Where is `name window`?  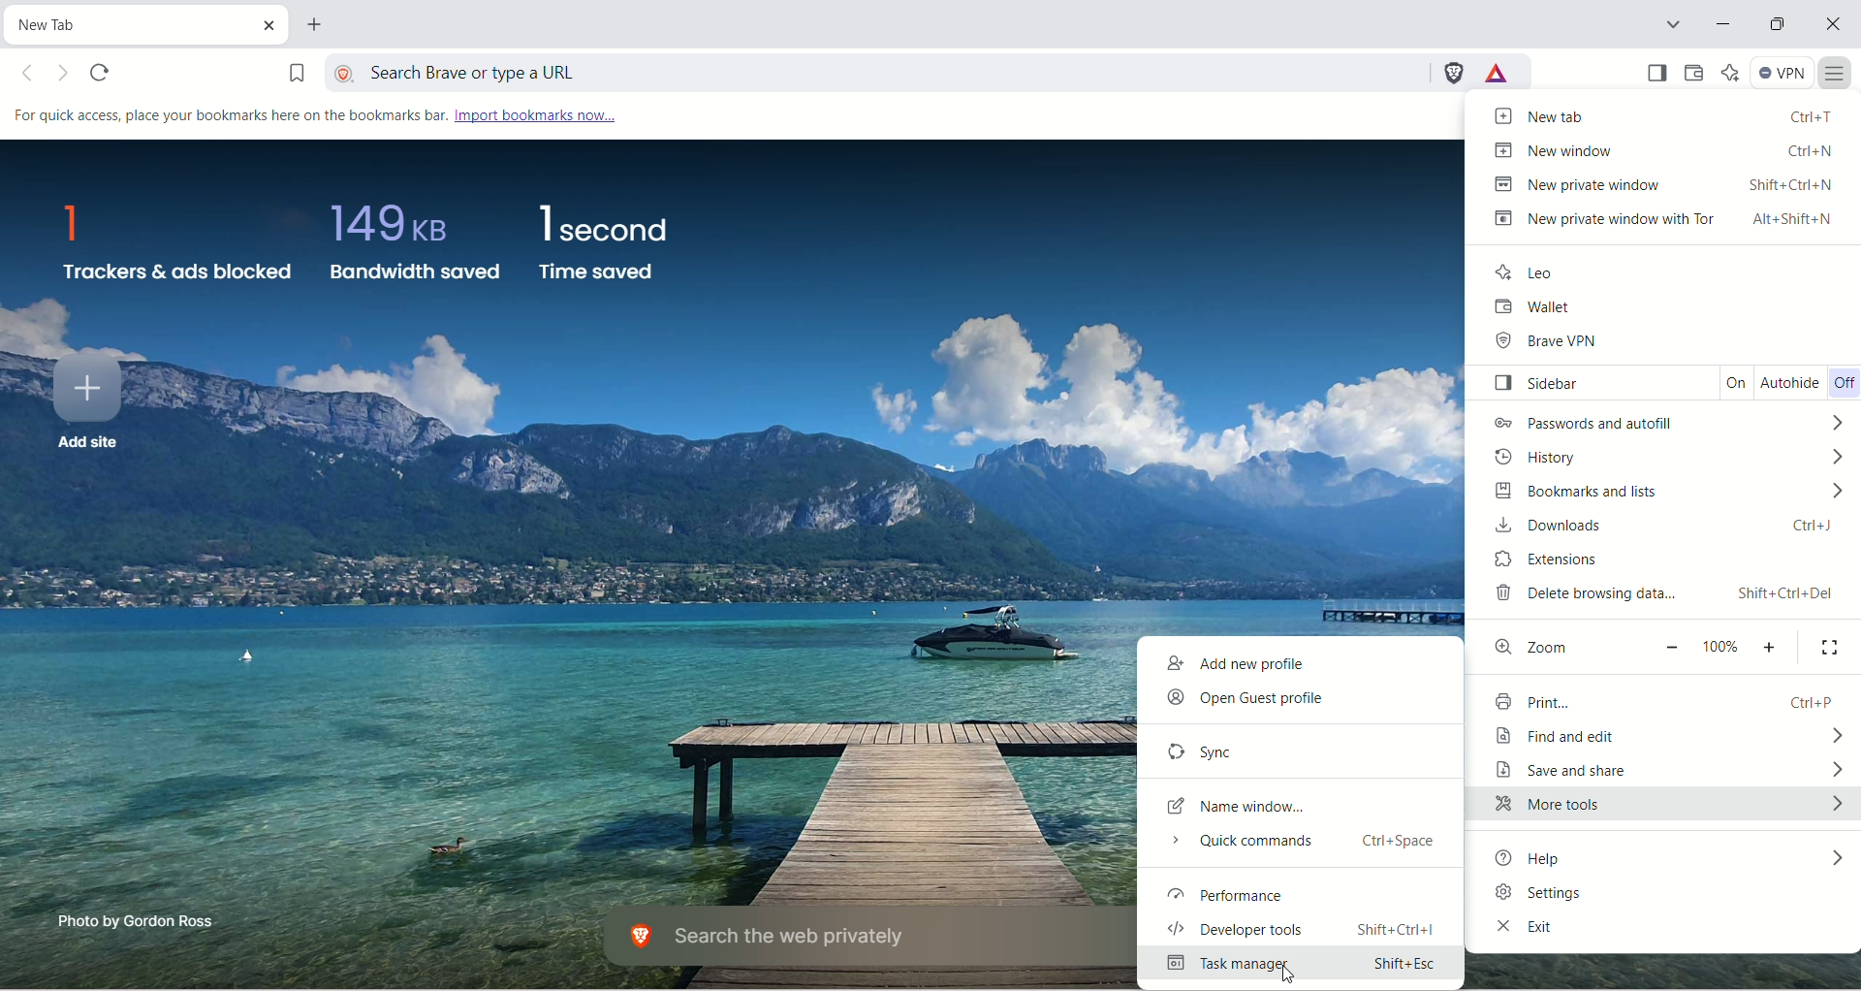 name window is located at coordinates (1292, 807).